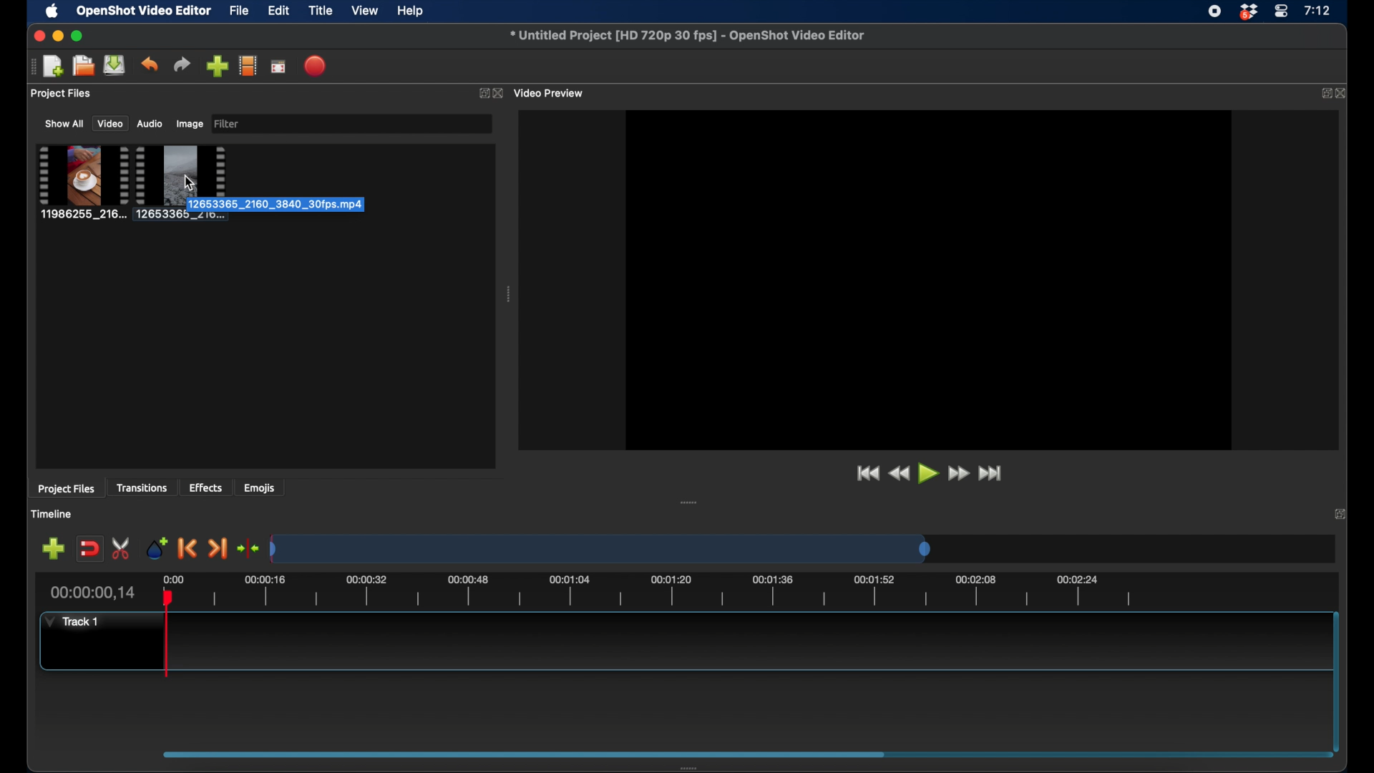  What do you see at coordinates (91, 548) in the screenshot?
I see `disbale snapping` at bounding box center [91, 548].